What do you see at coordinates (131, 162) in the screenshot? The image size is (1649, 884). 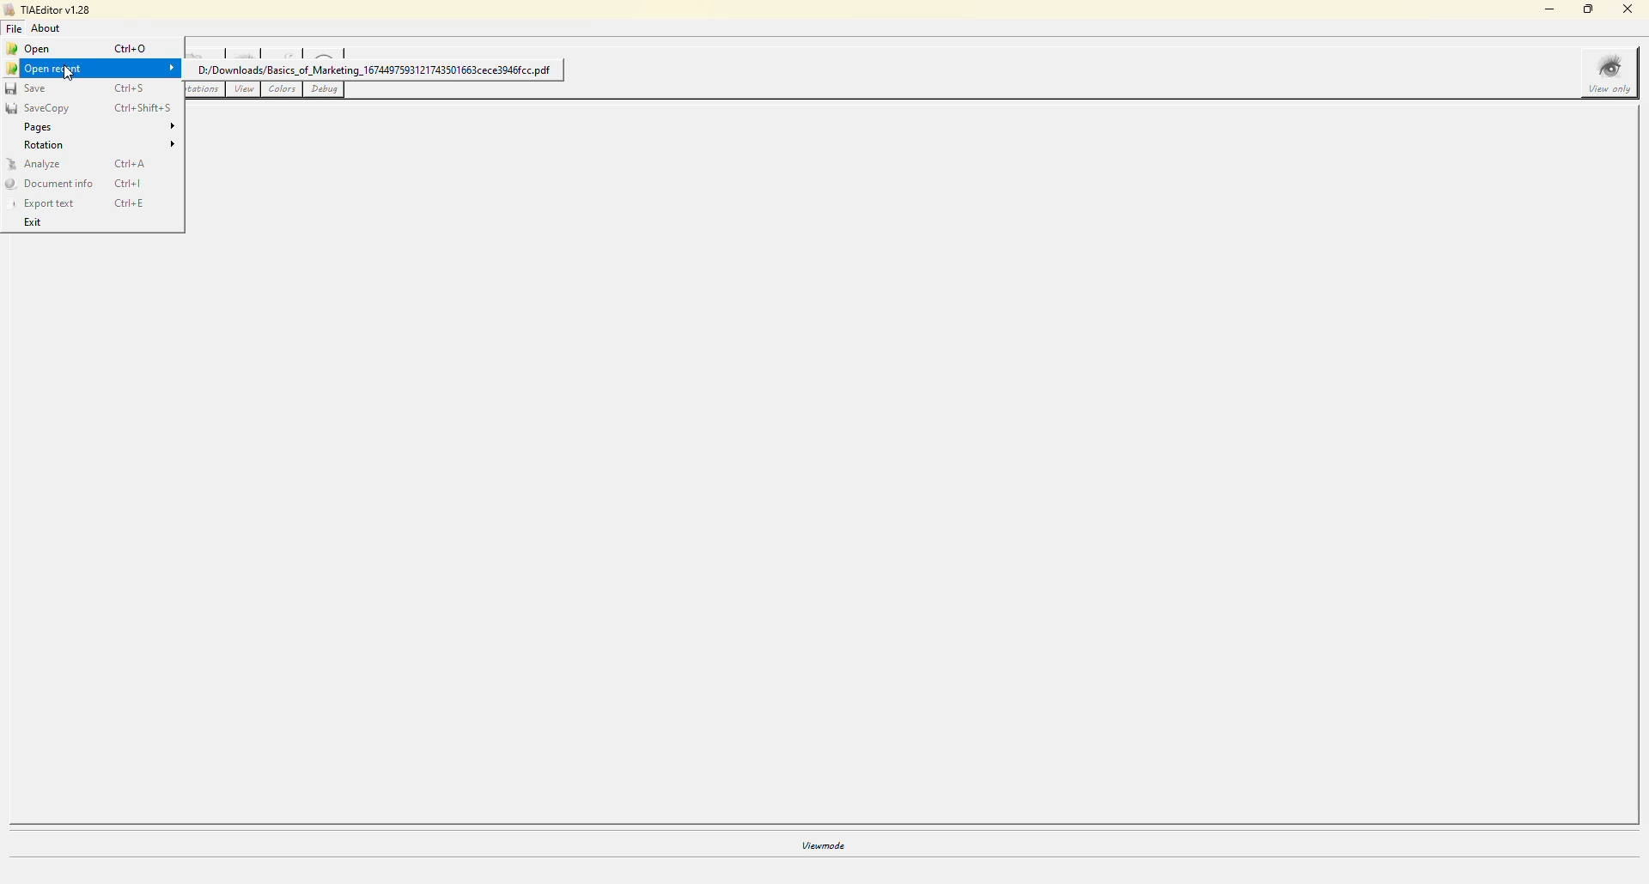 I see `ctrl+a` at bounding box center [131, 162].